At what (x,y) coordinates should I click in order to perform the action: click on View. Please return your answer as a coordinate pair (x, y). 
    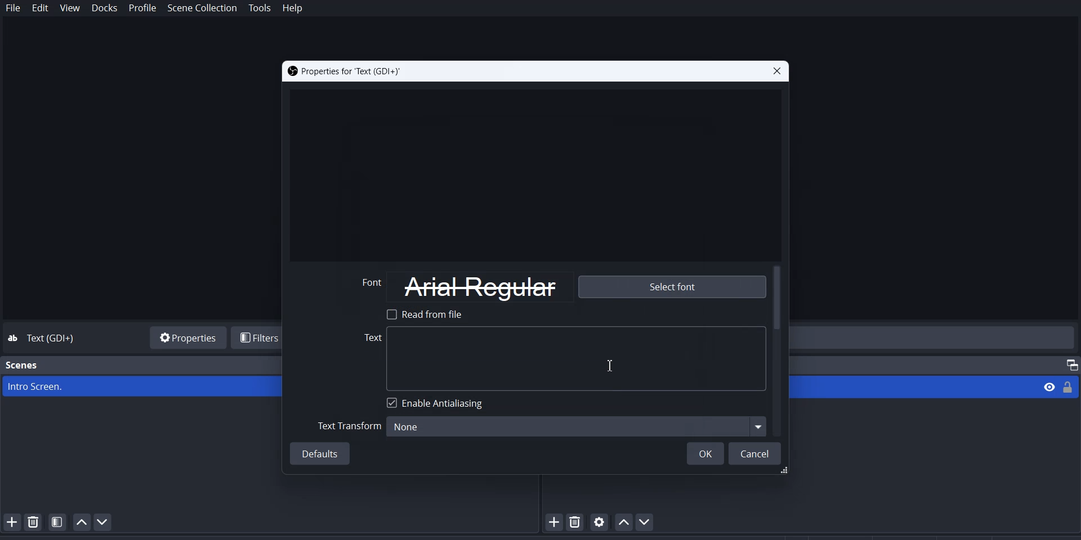
    Looking at the image, I should click on (70, 8).